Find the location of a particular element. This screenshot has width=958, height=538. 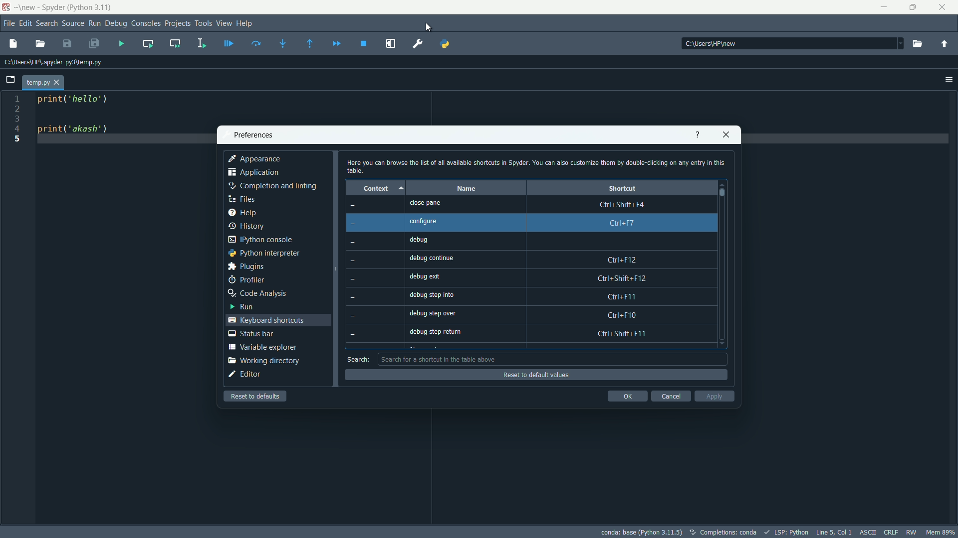

code analysis is located at coordinates (257, 294).